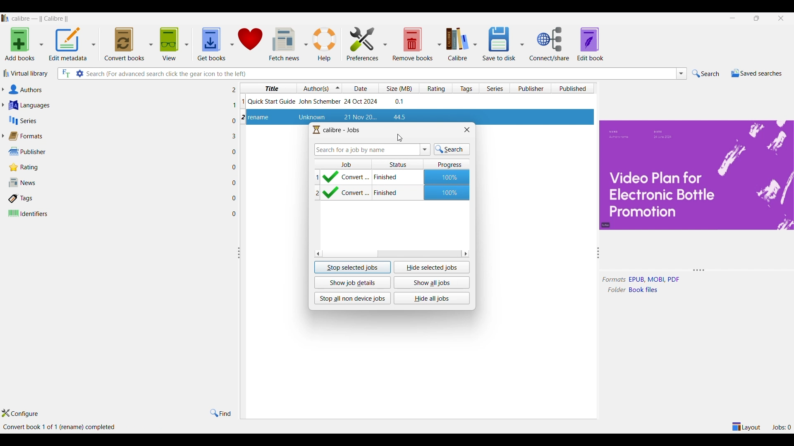 The width and height of the screenshot is (794, 446). I want to click on Languages , so click(117, 105).